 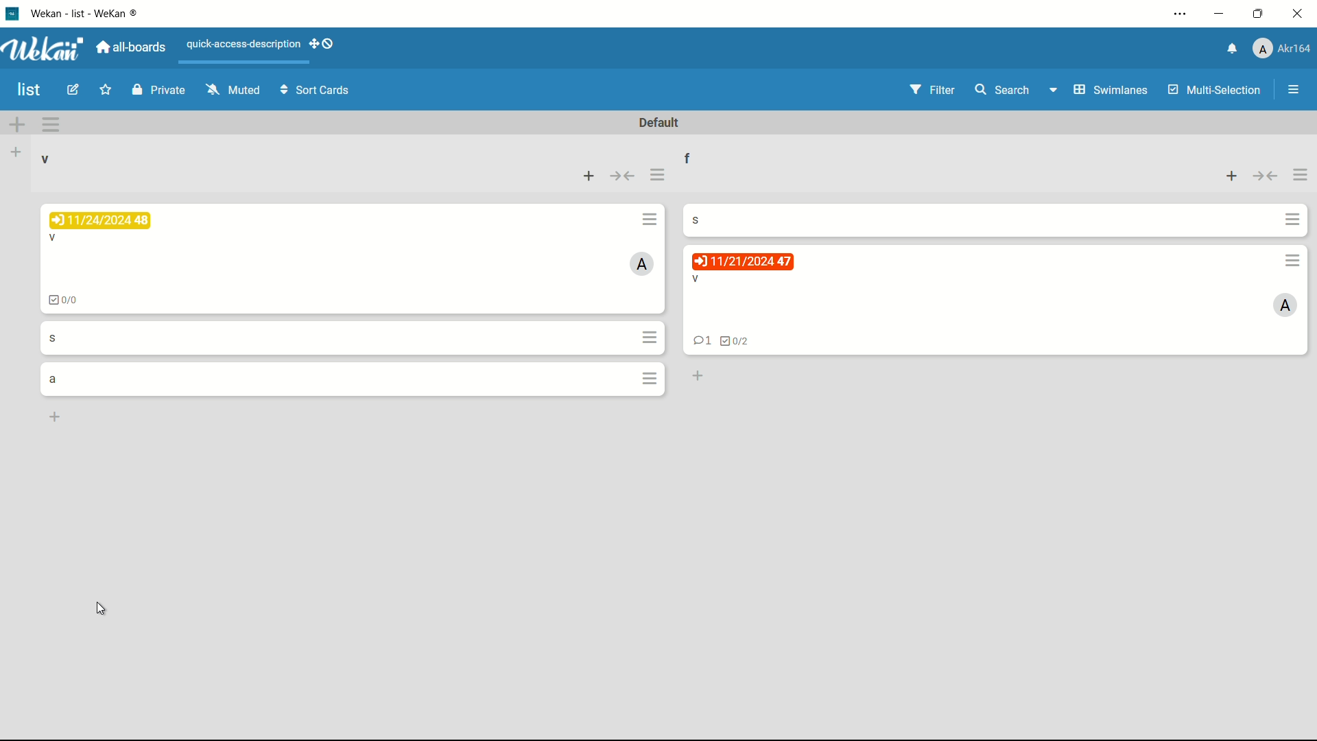 I want to click on card actions, so click(x=650, y=378).